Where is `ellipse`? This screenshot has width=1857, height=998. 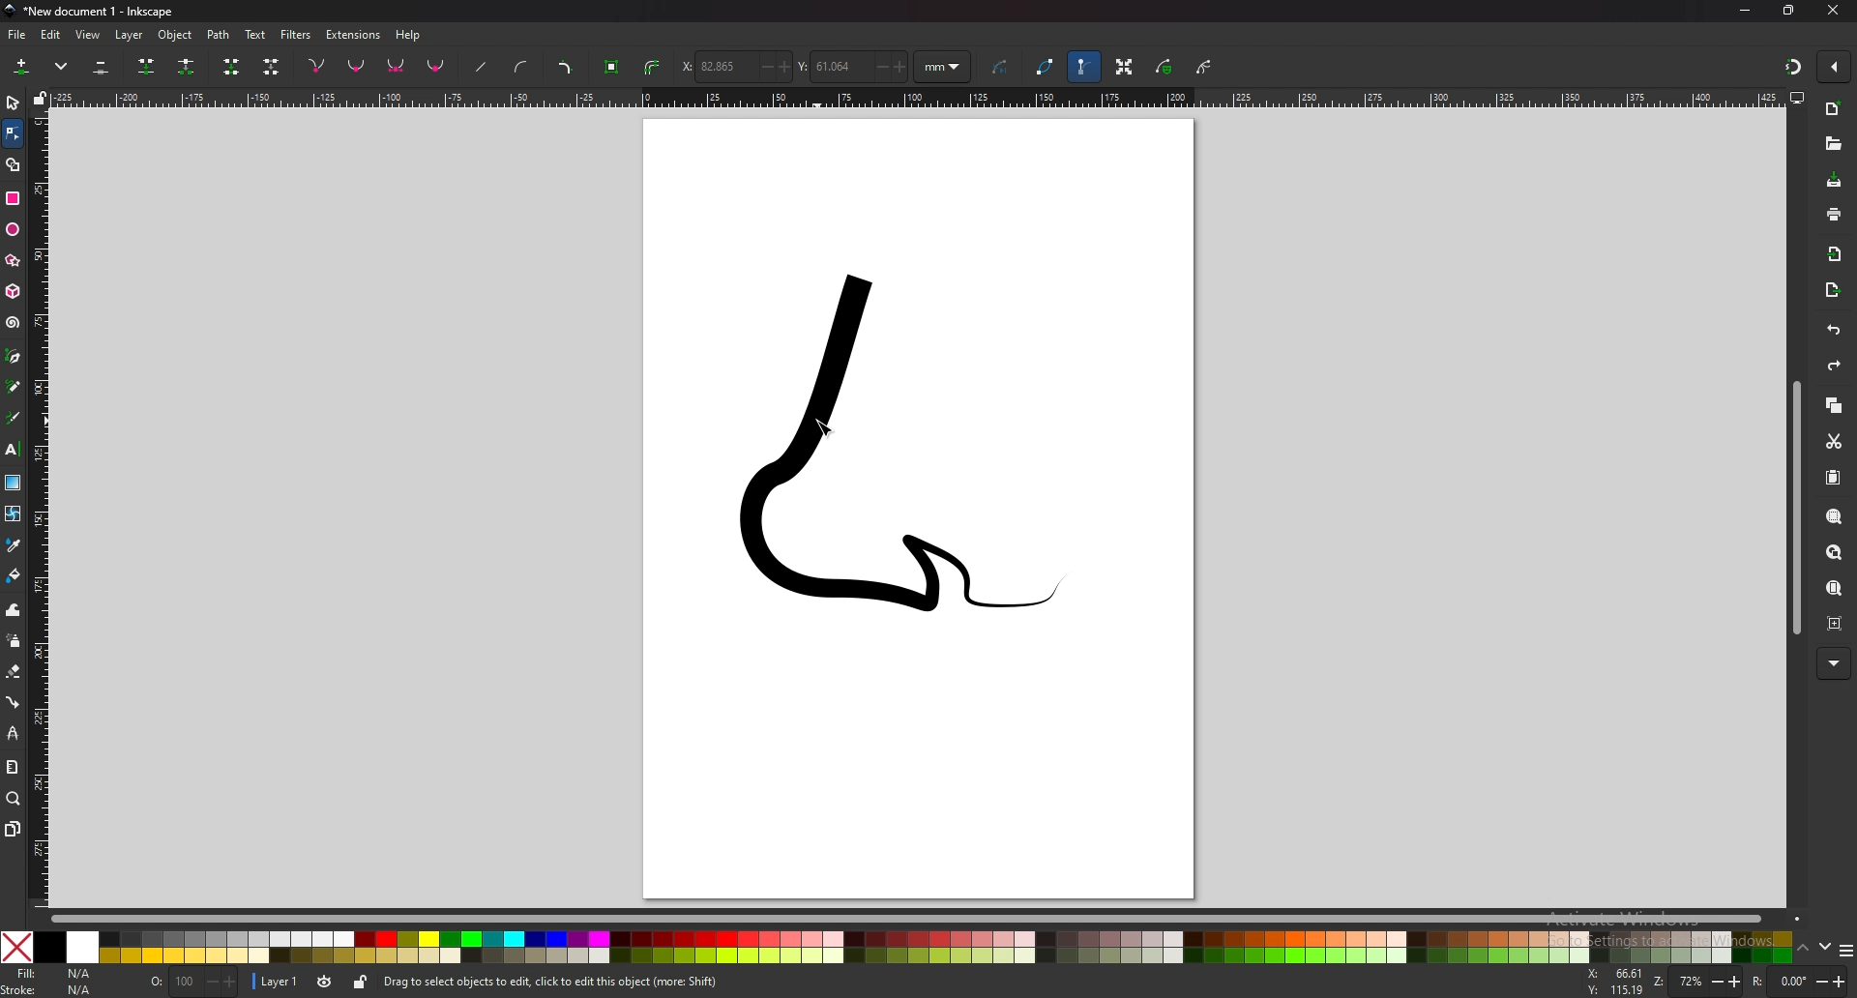 ellipse is located at coordinates (15, 229).